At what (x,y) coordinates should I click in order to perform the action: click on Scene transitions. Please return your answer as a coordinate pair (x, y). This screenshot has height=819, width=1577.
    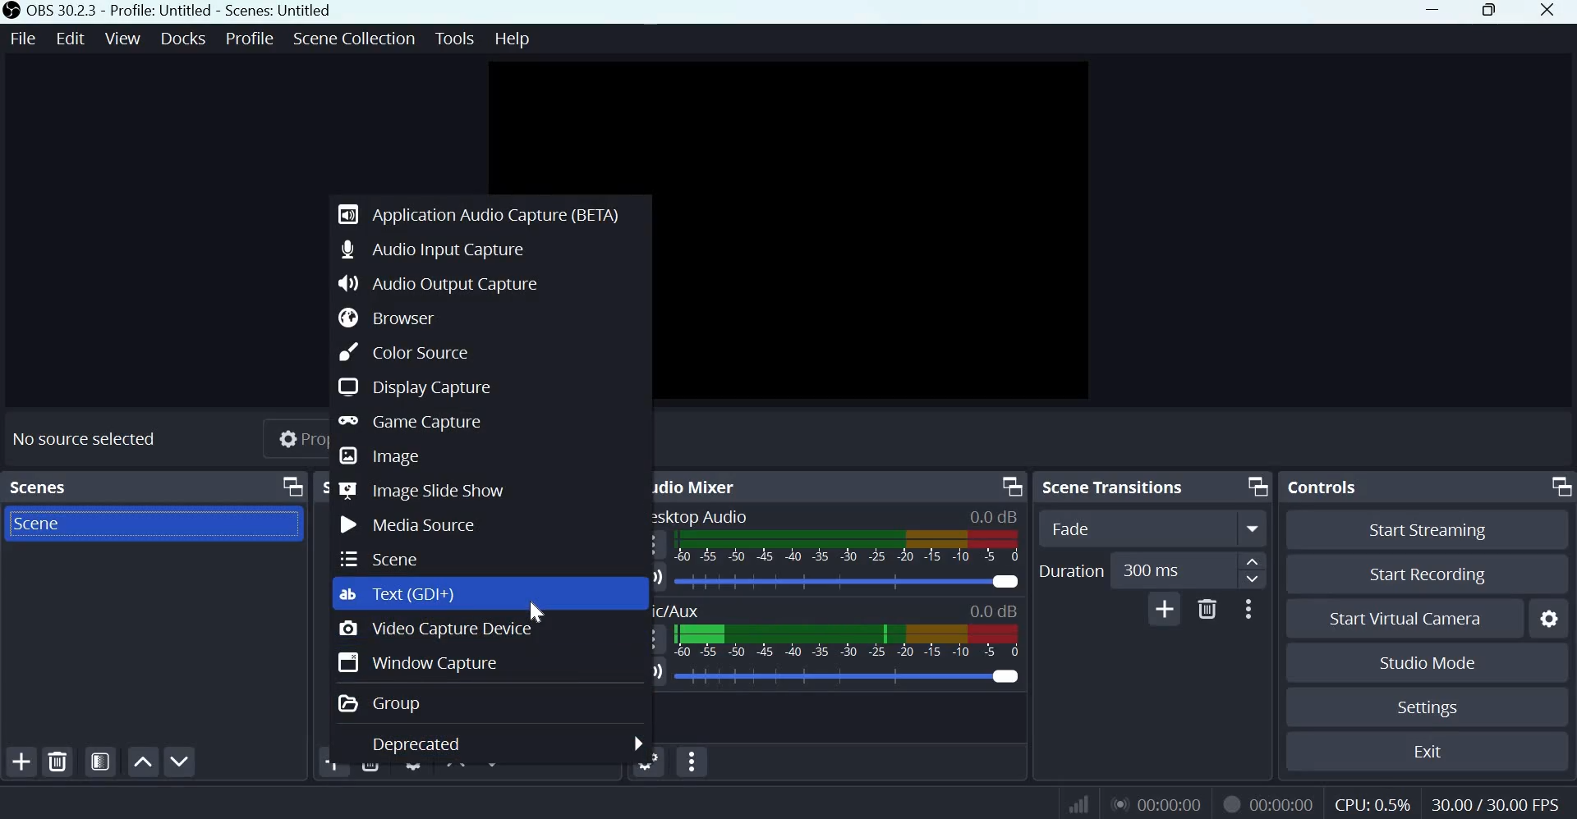
    Looking at the image, I should click on (1116, 486).